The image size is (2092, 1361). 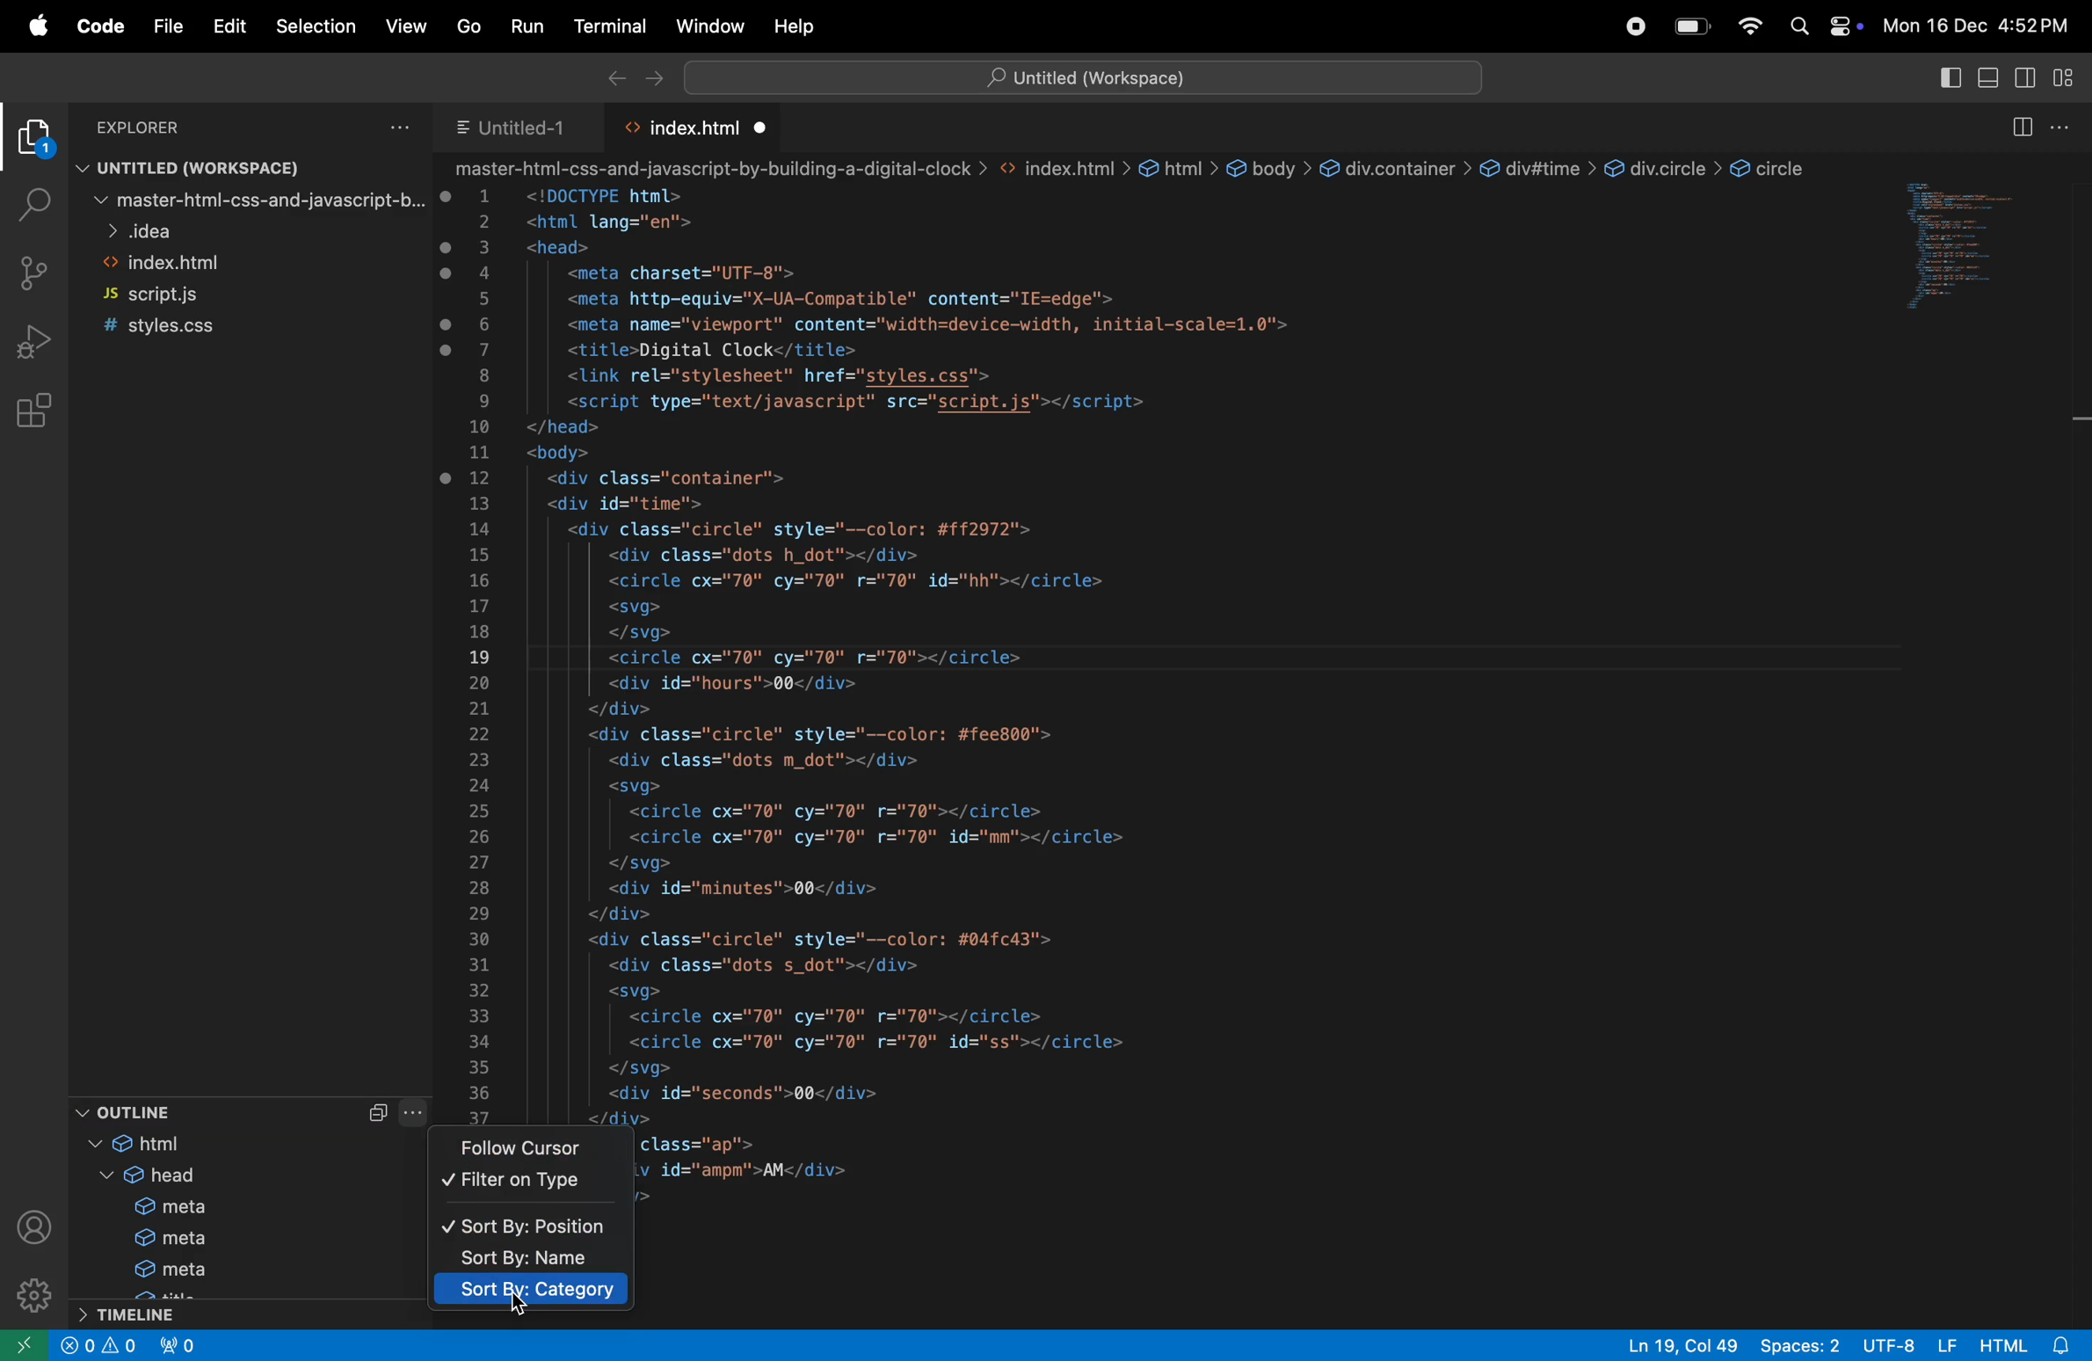 What do you see at coordinates (614, 76) in the screenshot?
I see `backward` at bounding box center [614, 76].